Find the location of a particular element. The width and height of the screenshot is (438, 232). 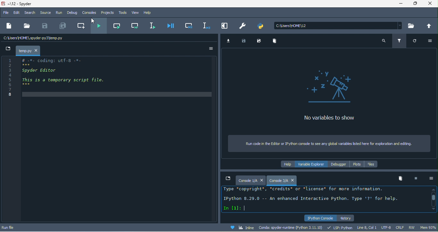

lsp python is located at coordinates (340, 227).